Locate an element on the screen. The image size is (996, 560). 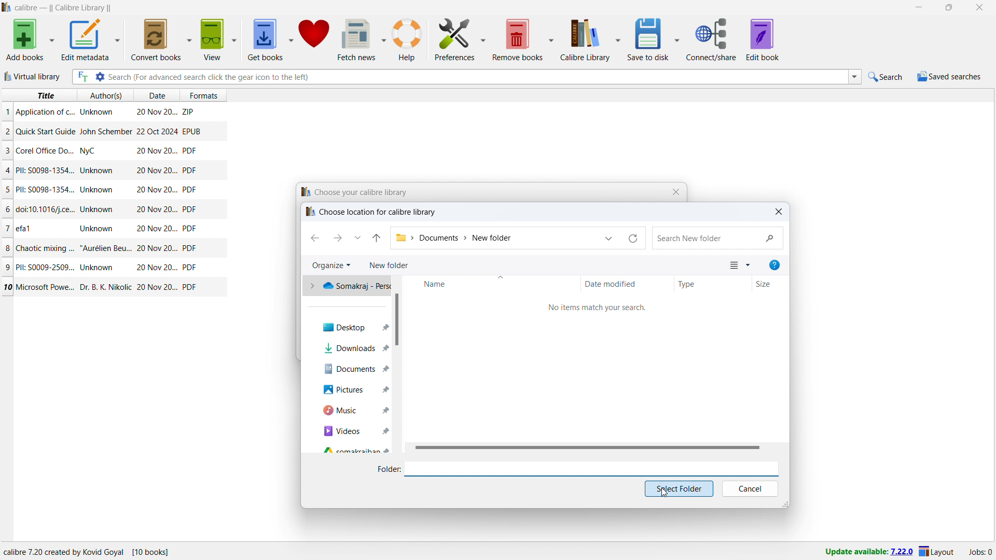
donate to calibre is located at coordinates (314, 39).